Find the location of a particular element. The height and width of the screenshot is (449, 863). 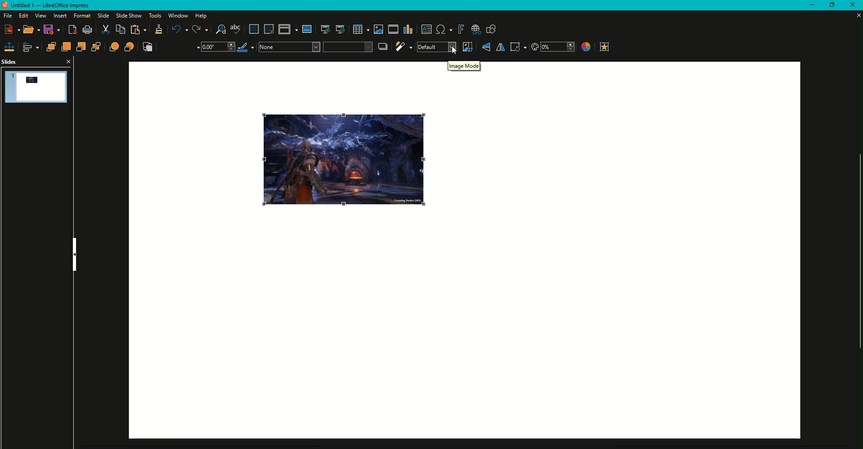

Window is located at coordinates (177, 16).